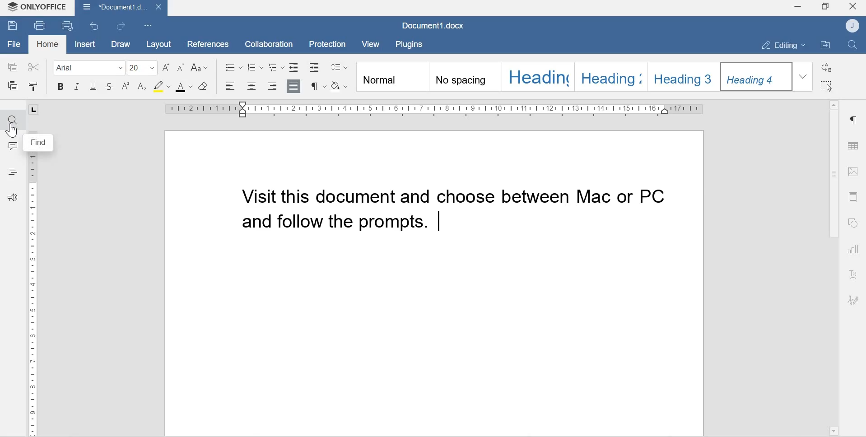  What do you see at coordinates (273, 86) in the screenshot?
I see `Align right` at bounding box center [273, 86].